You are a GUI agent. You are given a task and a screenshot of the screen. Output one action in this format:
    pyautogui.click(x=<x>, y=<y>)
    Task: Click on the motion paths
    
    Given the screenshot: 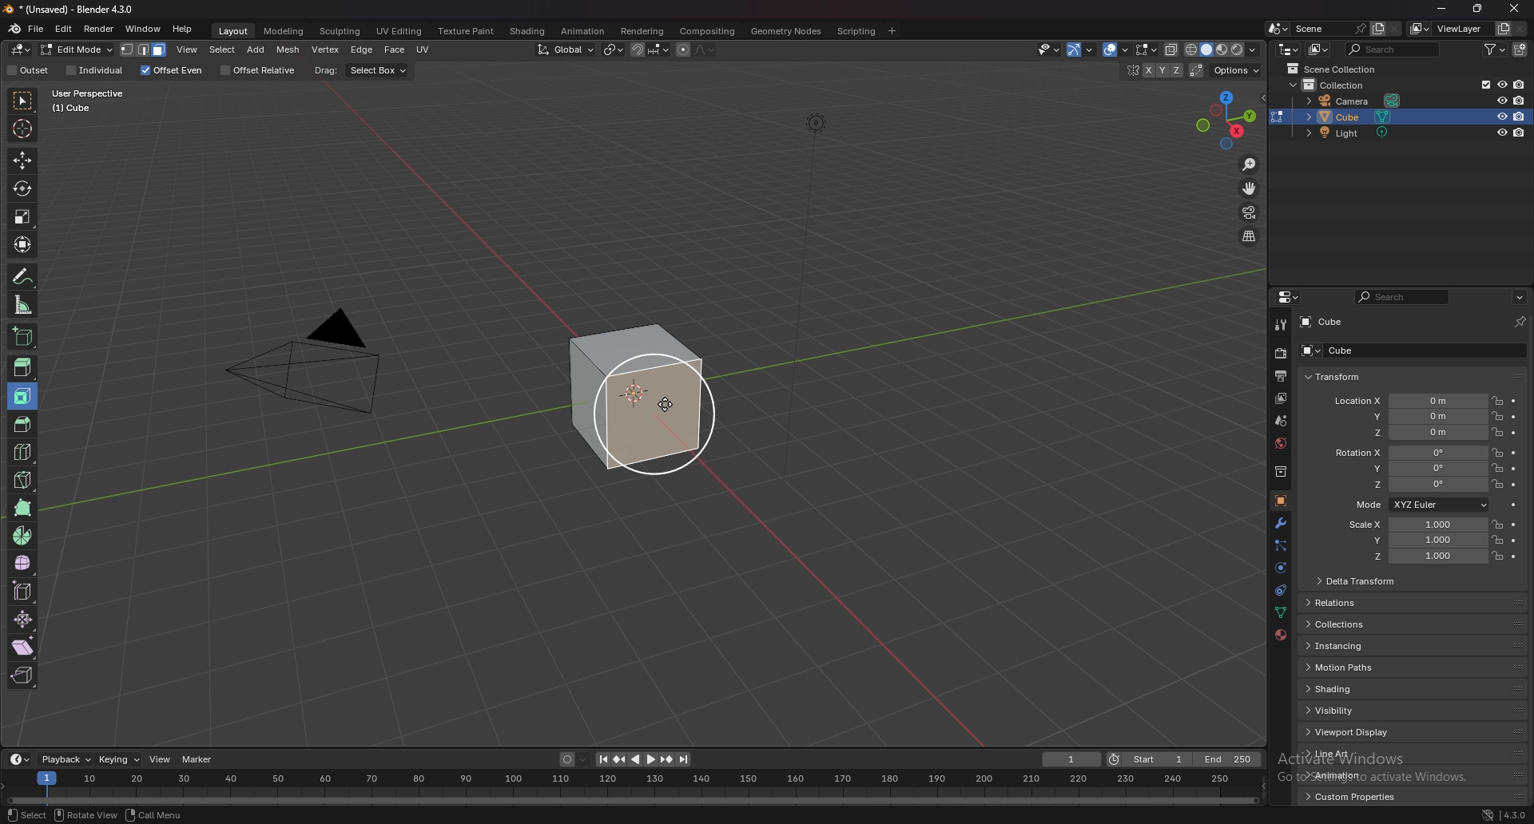 What is the action you would take?
    pyautogui.click(x=1354, y=667)
    